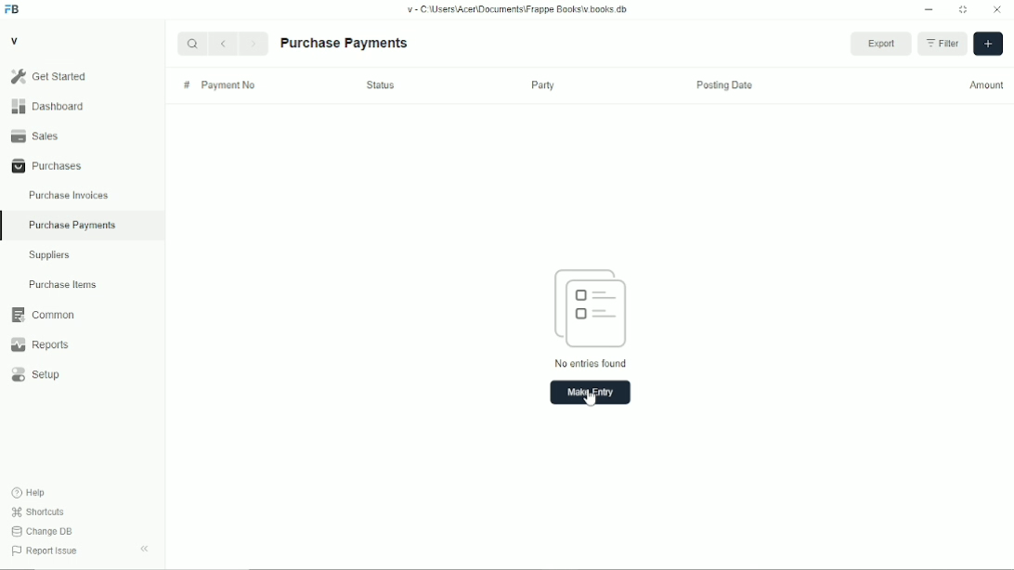  Describe the element at coordinates (254, 44) in the screenshot. I see `Next` at that location.